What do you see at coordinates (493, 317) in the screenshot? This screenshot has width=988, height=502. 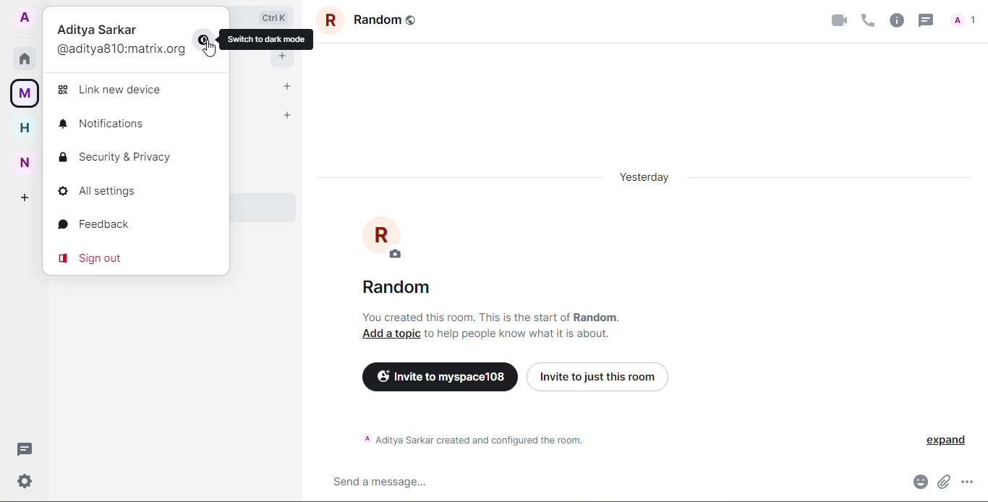 I see `info` at bounding box center [493, 317].